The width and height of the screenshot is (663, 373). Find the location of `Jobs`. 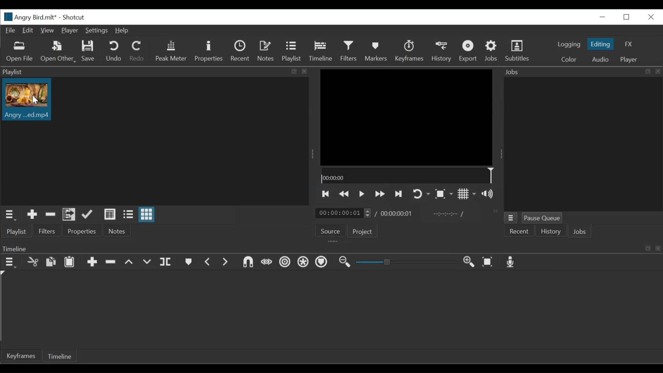

Jobs is located at coordinates (492, 51).